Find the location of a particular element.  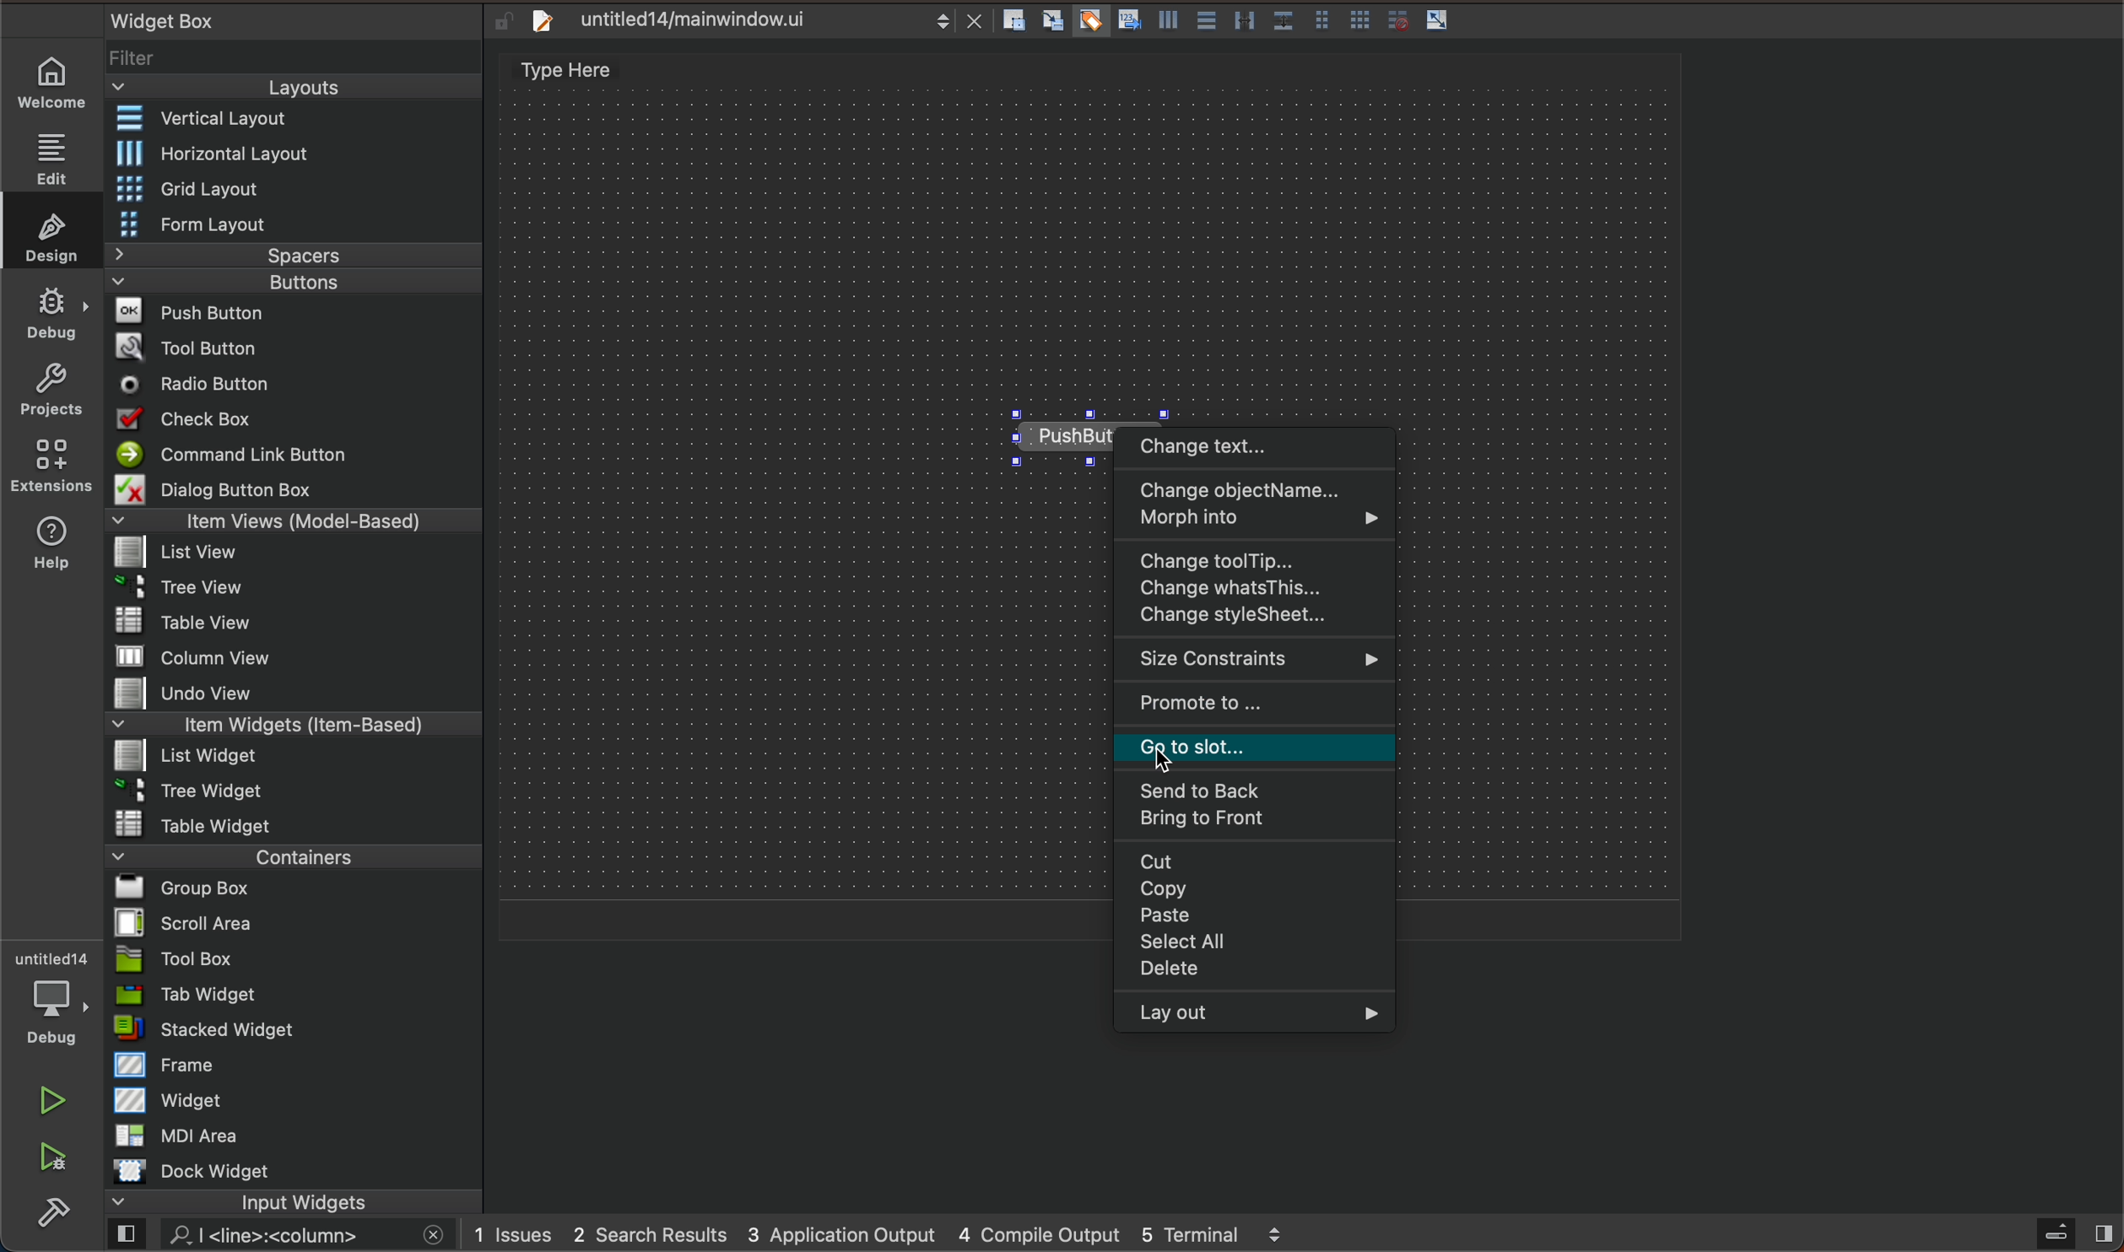

 is located at coordinates (1055, 18).